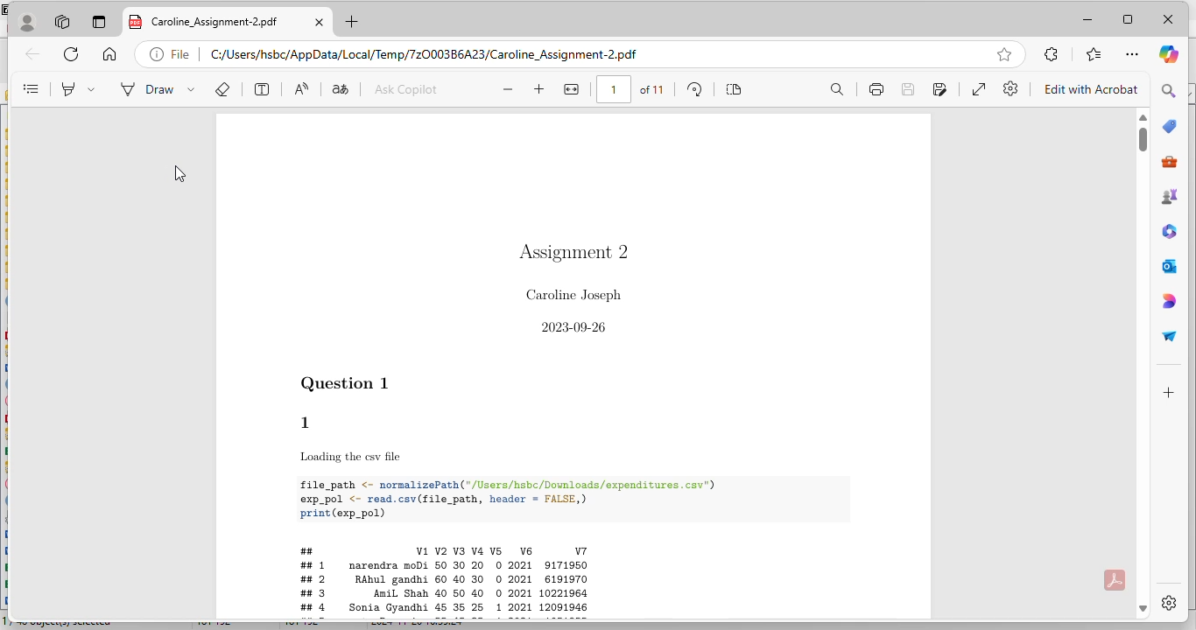  I want to click on link, so click(432, 54).